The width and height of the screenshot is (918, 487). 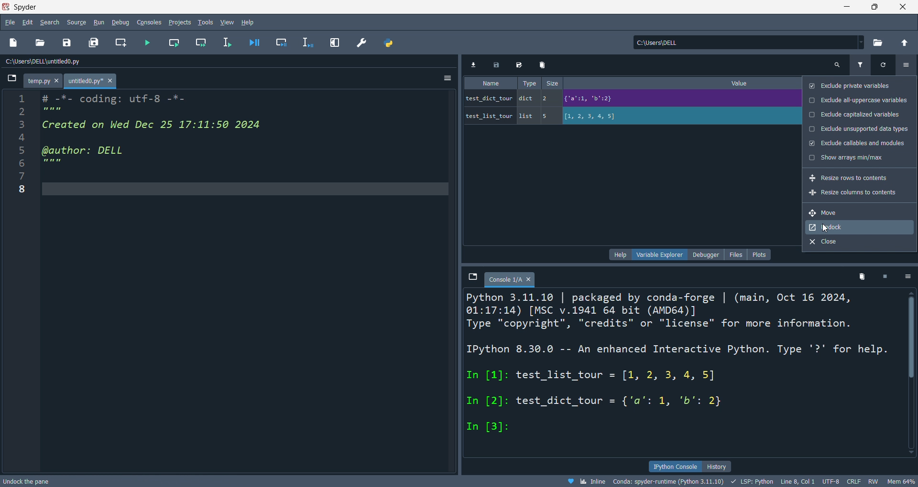 I want to click on variable explorer, so click(x=661, y=255).